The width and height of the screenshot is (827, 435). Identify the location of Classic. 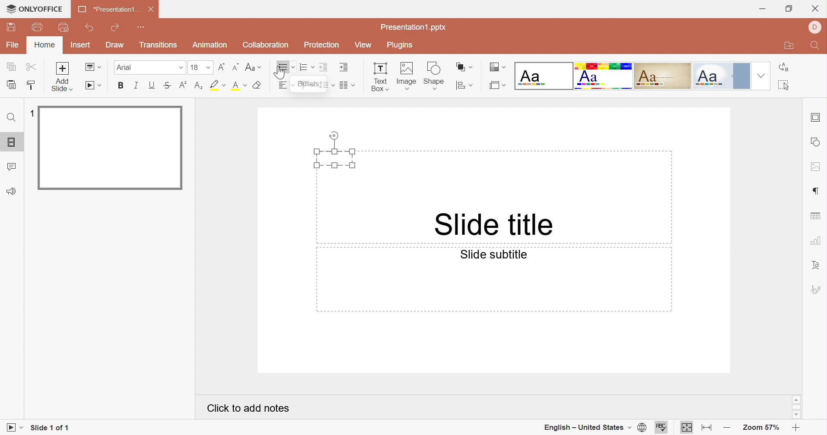
(663, 76).